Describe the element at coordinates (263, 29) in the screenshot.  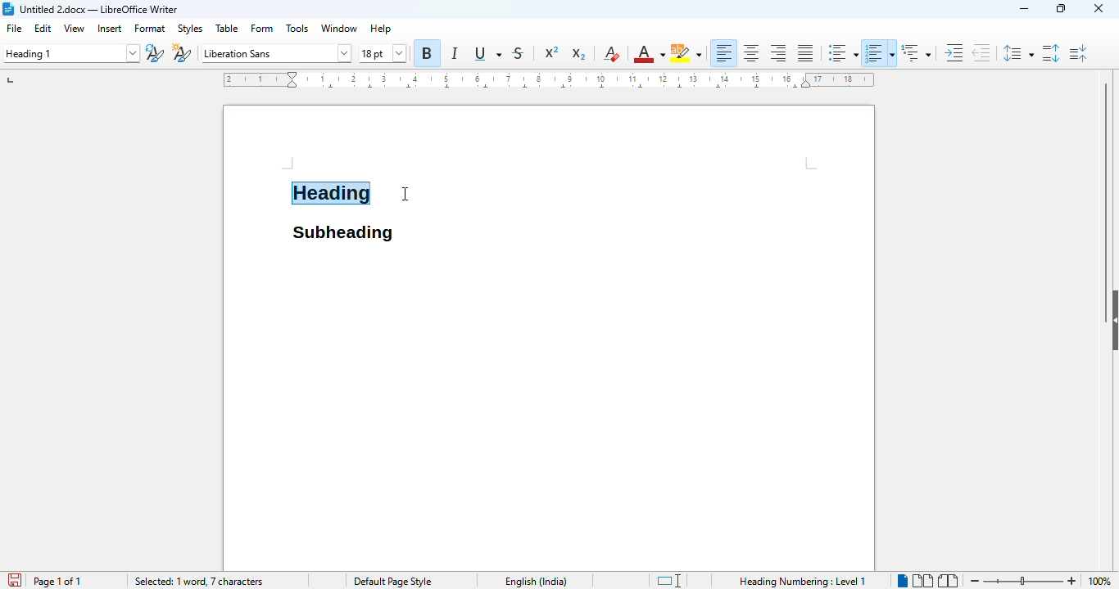
I see `form` at that location.